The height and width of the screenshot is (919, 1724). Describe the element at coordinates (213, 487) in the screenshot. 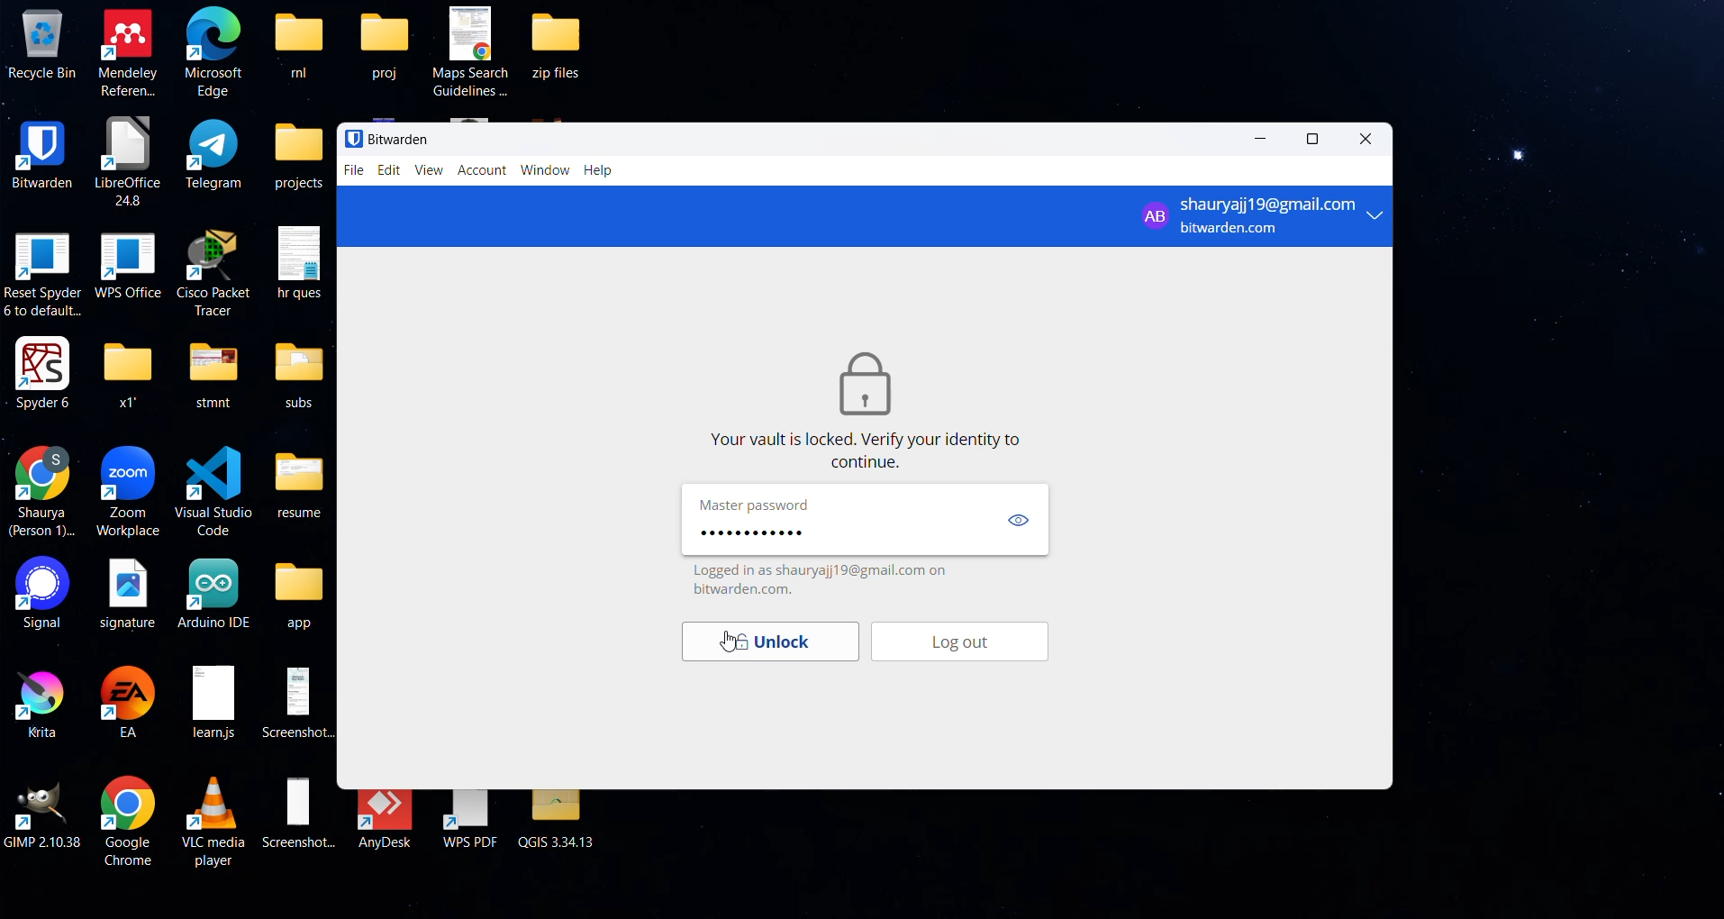

I see `Visual Studio code` at that location.